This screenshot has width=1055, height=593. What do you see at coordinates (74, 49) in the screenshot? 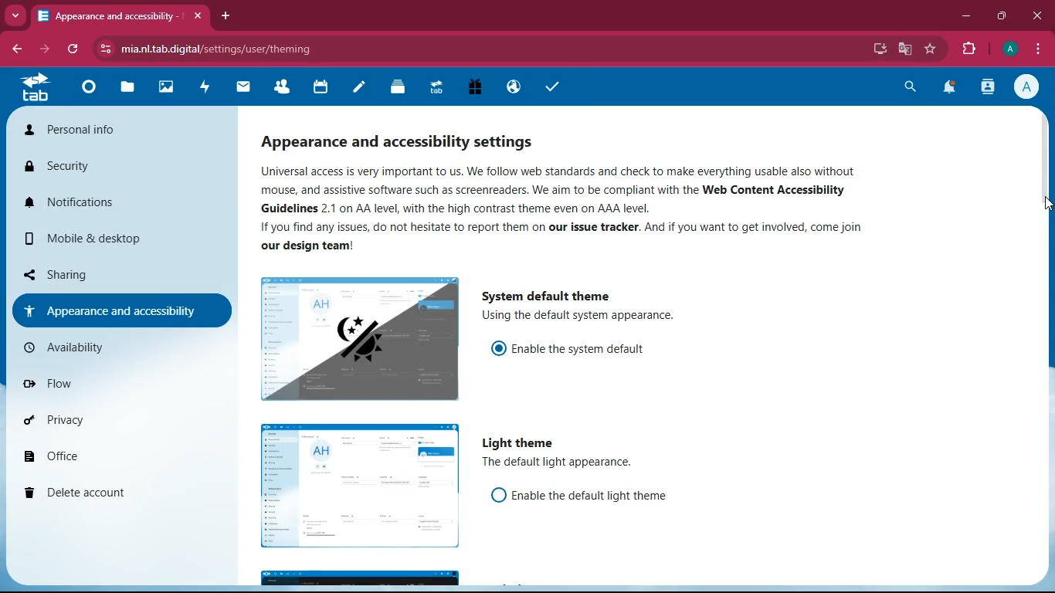
I see `refresh` at bounding box center [74, 49].